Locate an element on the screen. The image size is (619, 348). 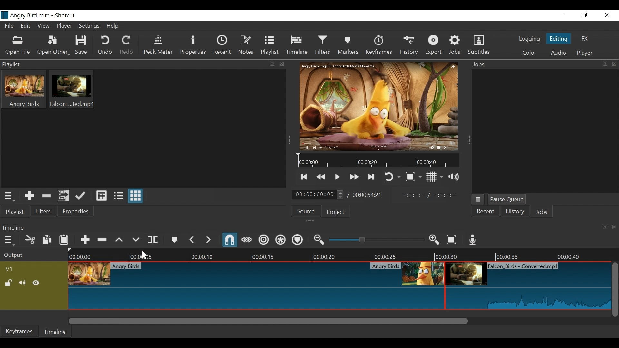
 is located at coordinates (309, 227).